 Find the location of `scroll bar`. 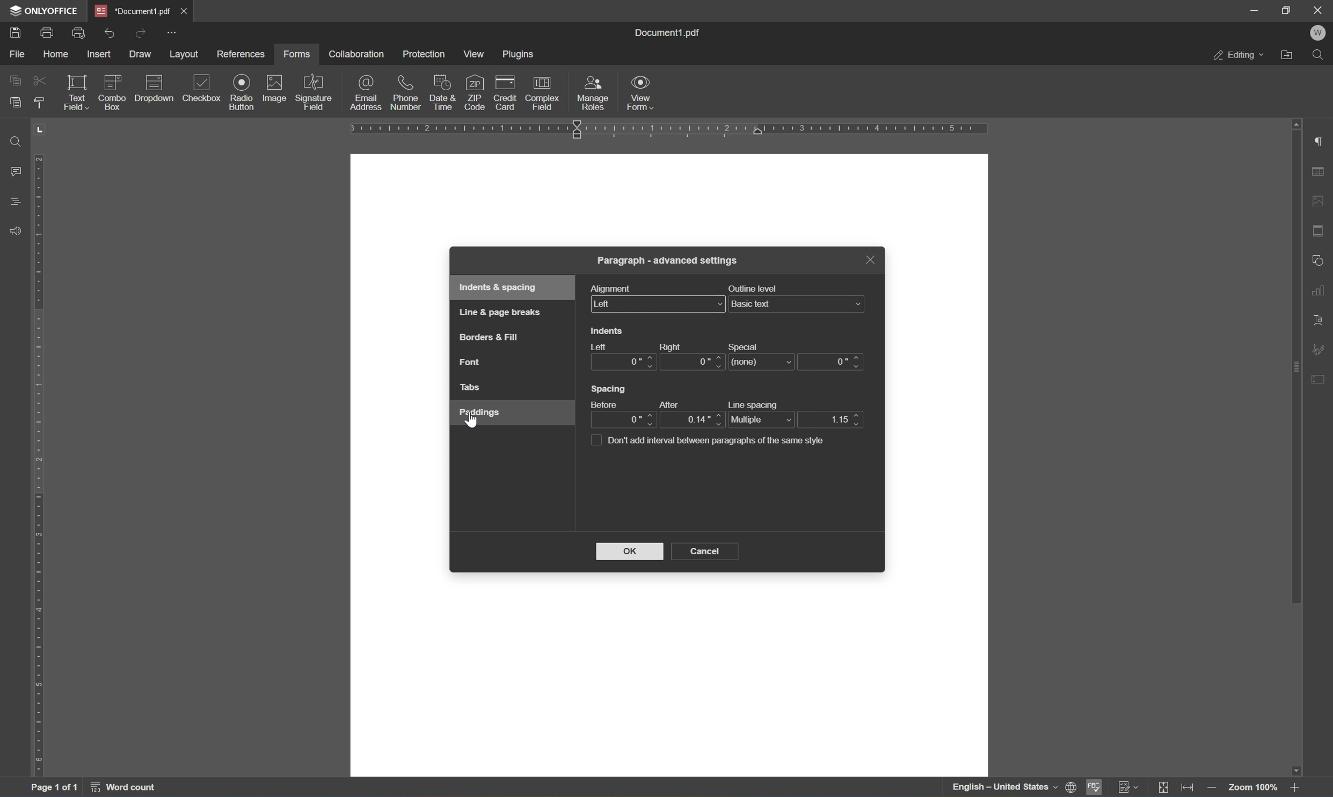

scroll bar is located at coordinates (1295, 361).